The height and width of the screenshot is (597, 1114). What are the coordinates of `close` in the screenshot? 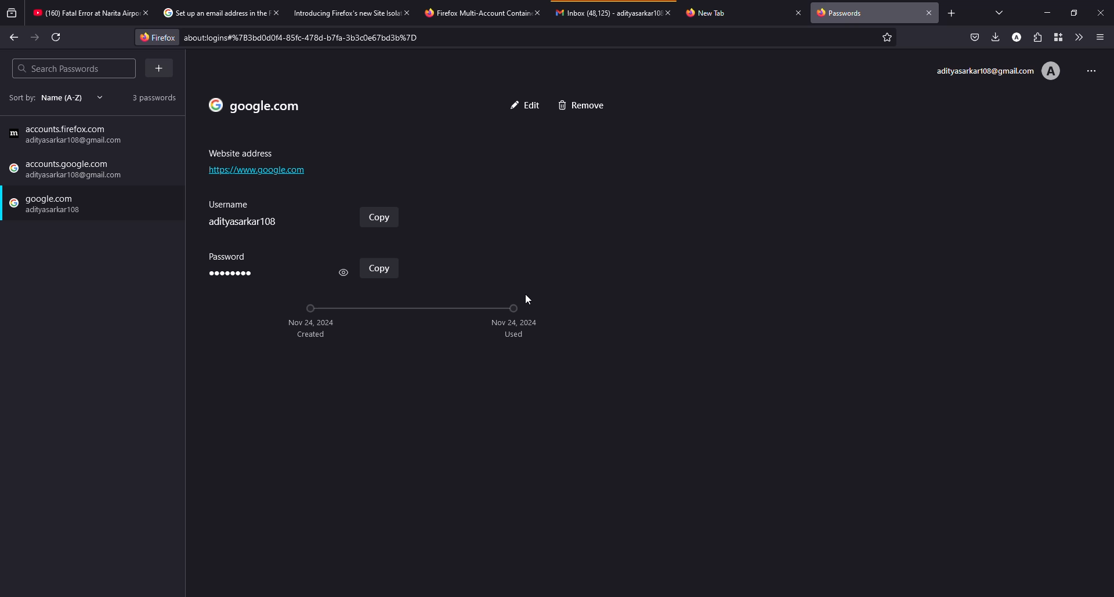 It's located at (537, 12).